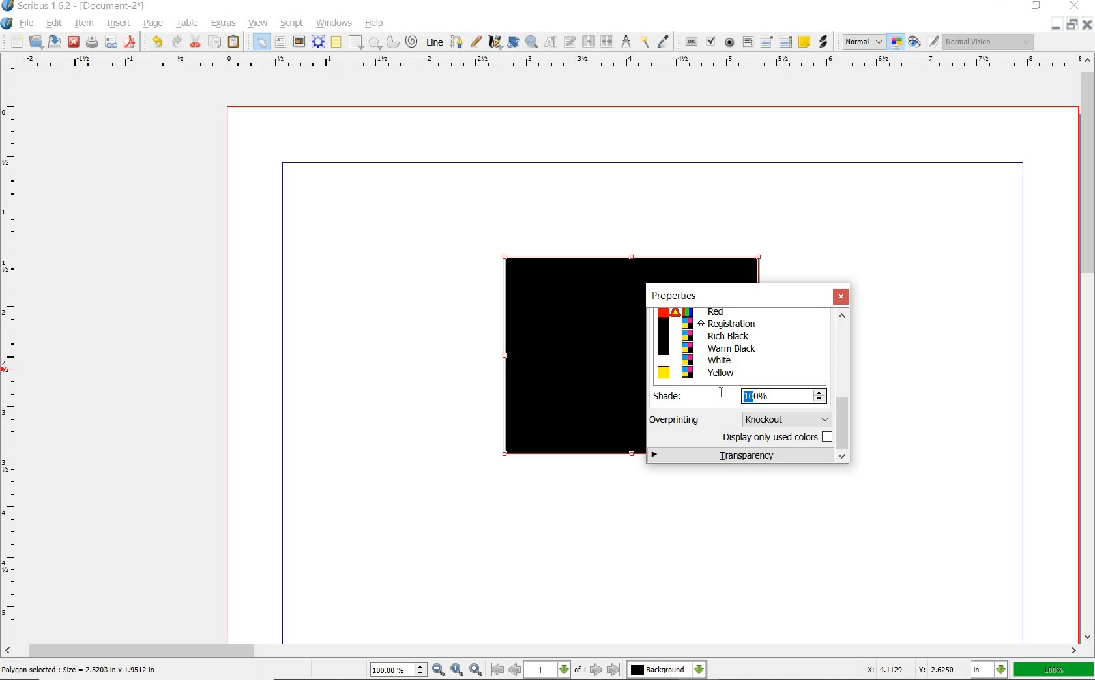 The height and width of the screenshot is (680, 1095). I want to click on copy item properties, so click(645, 44).